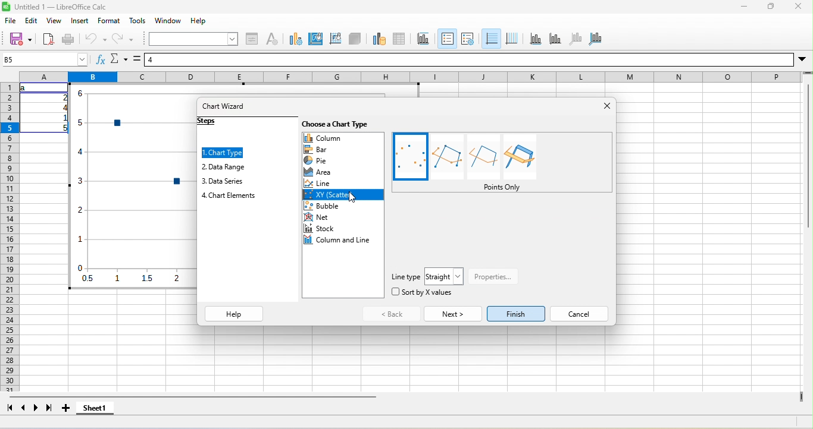 Image resolution: width=813 pixels, height=429 pixels. I want to click on minimize, so click(744, 7).